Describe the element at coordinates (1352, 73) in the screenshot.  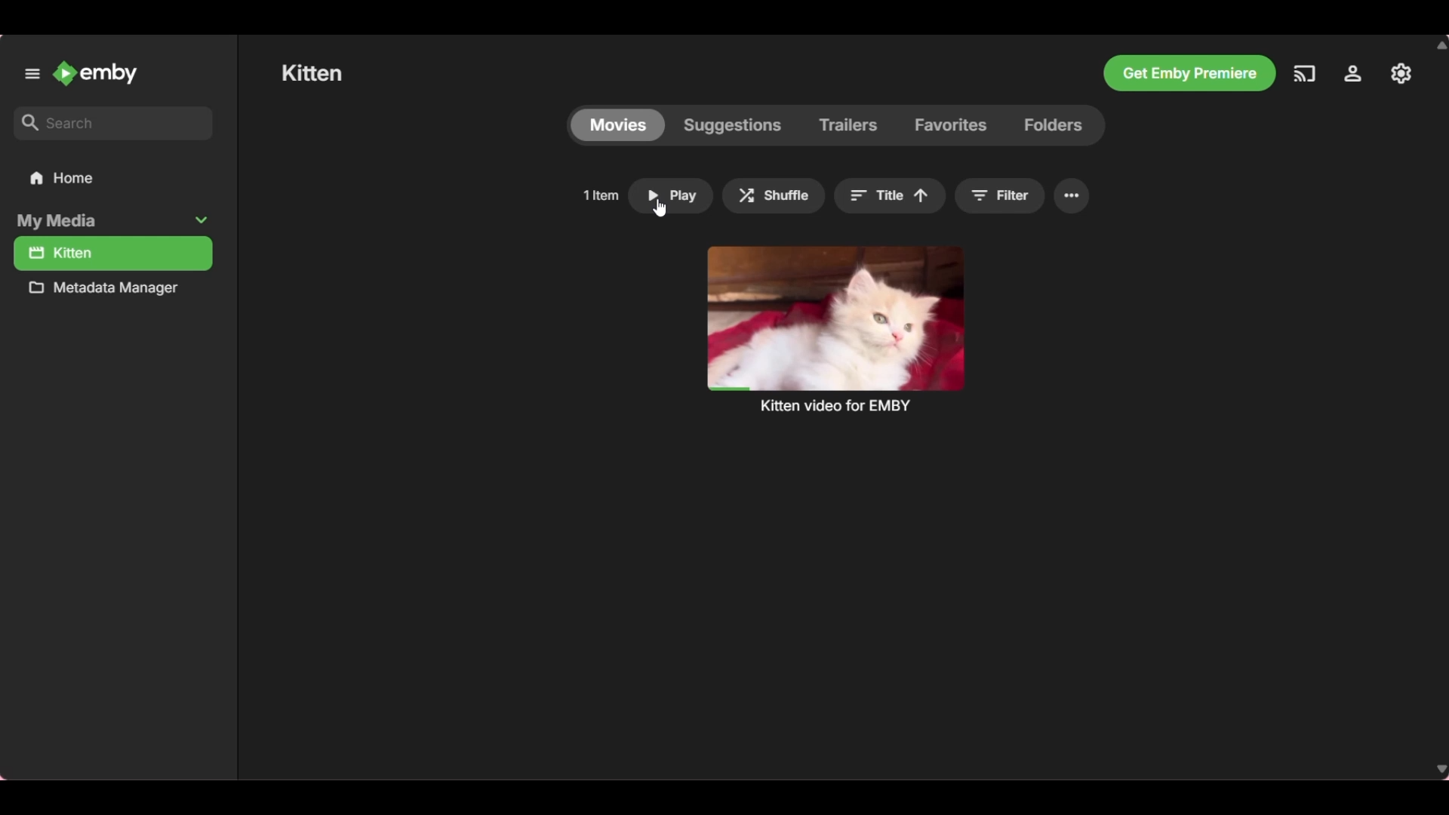
I see `Settings` at that location.